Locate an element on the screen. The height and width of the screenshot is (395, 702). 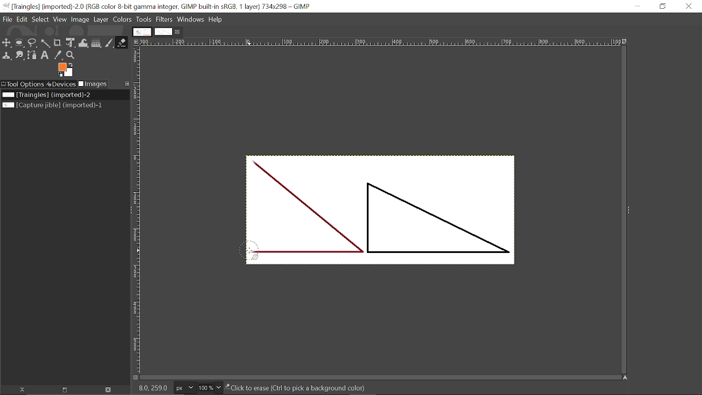
Foreground color is located at coordinates (66, 70).